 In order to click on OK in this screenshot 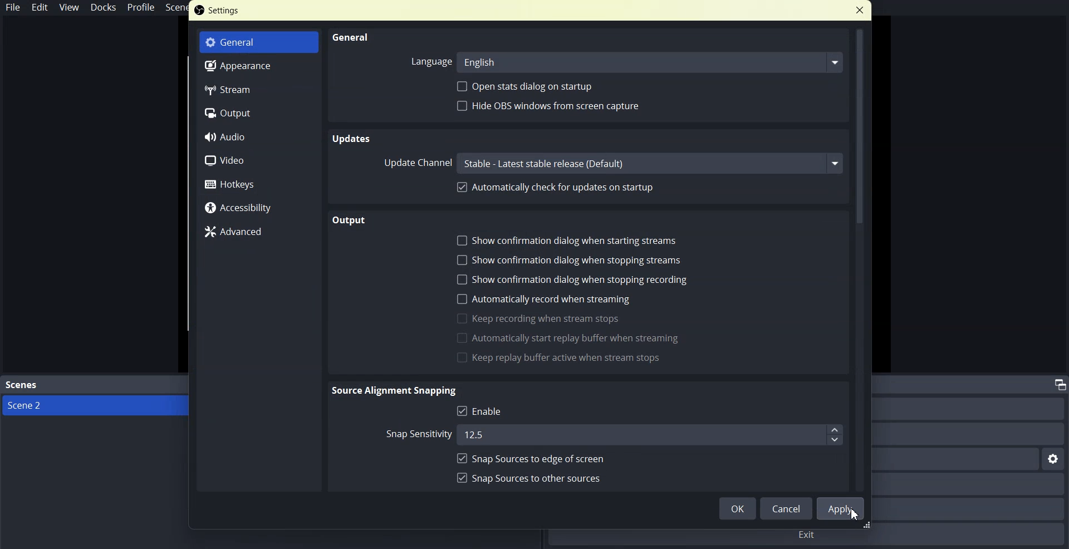, I will do `click(737, 508)`.